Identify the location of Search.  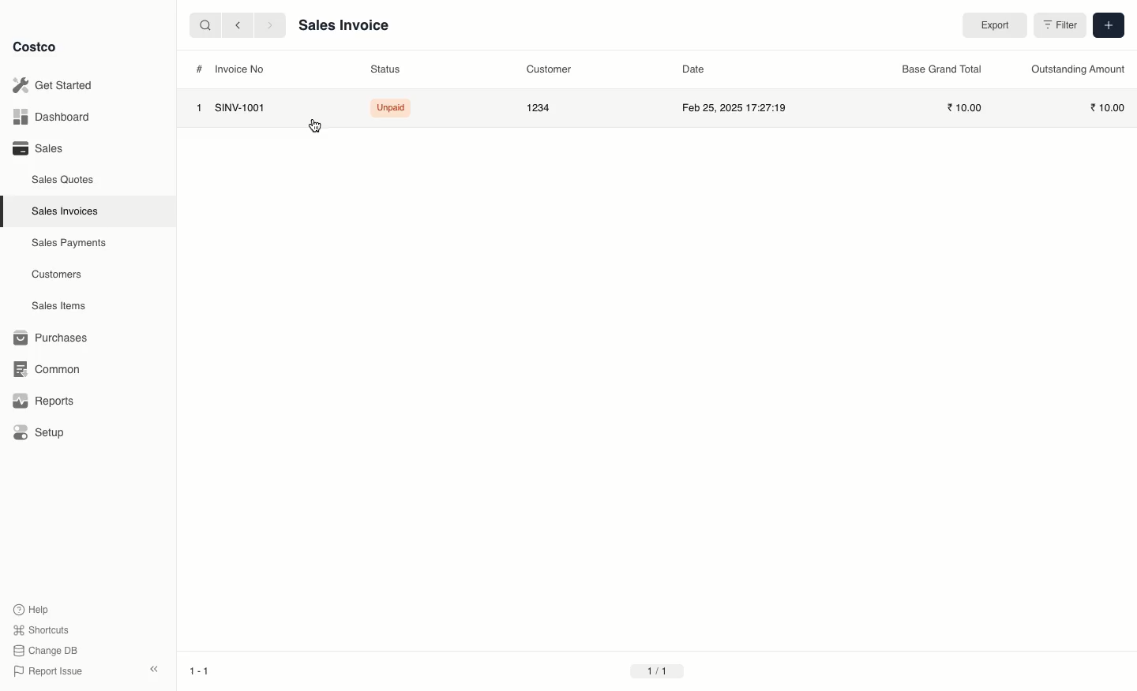
(201, 26).